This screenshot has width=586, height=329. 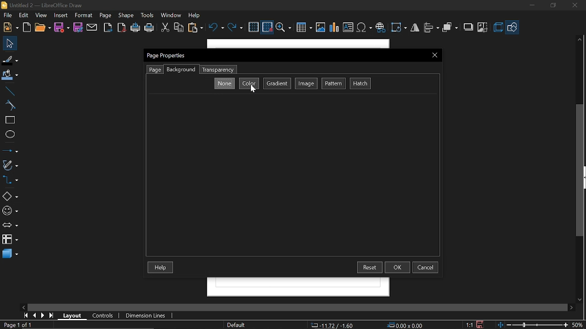 I want to click on Insert, so click(x=61, y=16).